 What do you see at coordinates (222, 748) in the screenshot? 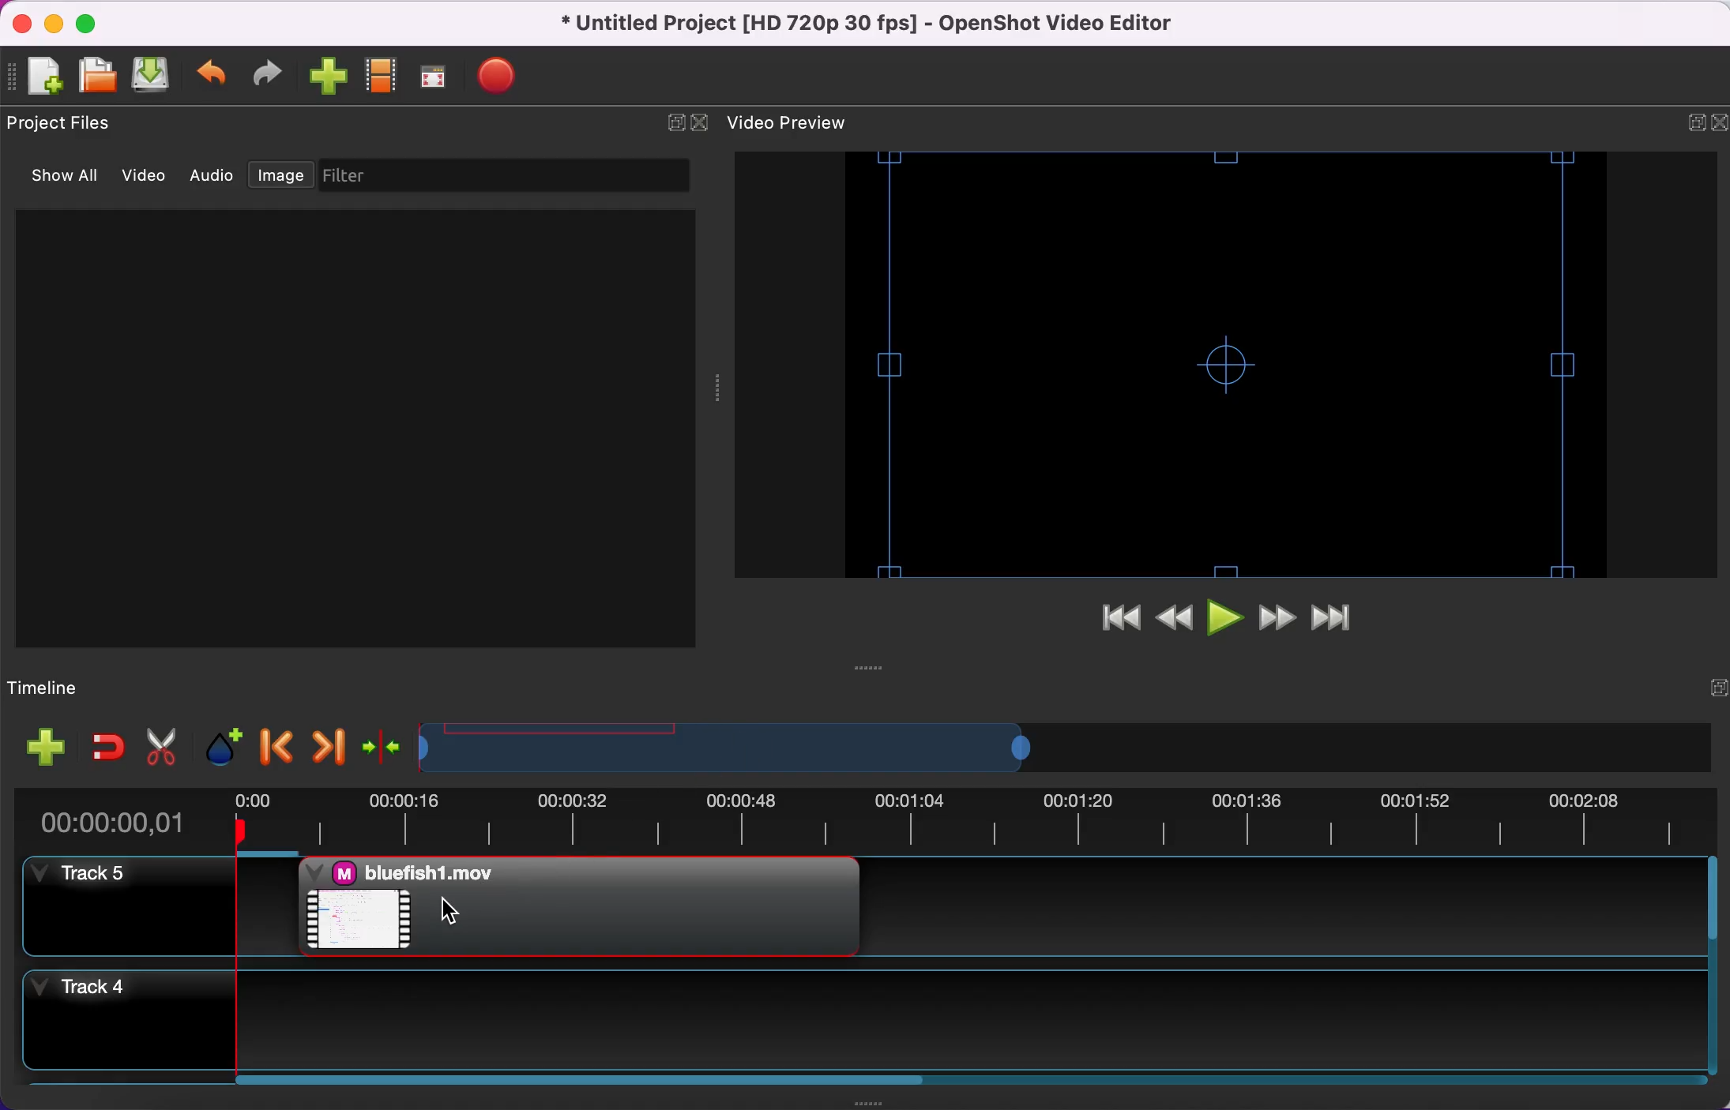
I see `add marker` at bounding box center [222, 748].